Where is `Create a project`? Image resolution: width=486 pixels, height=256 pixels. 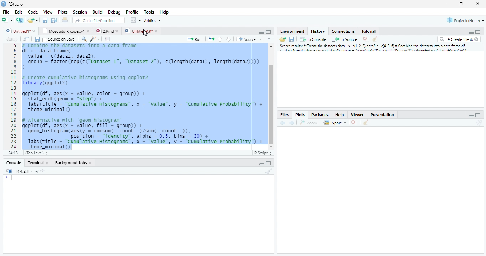 Create a project is located at coordinates (20, 20).